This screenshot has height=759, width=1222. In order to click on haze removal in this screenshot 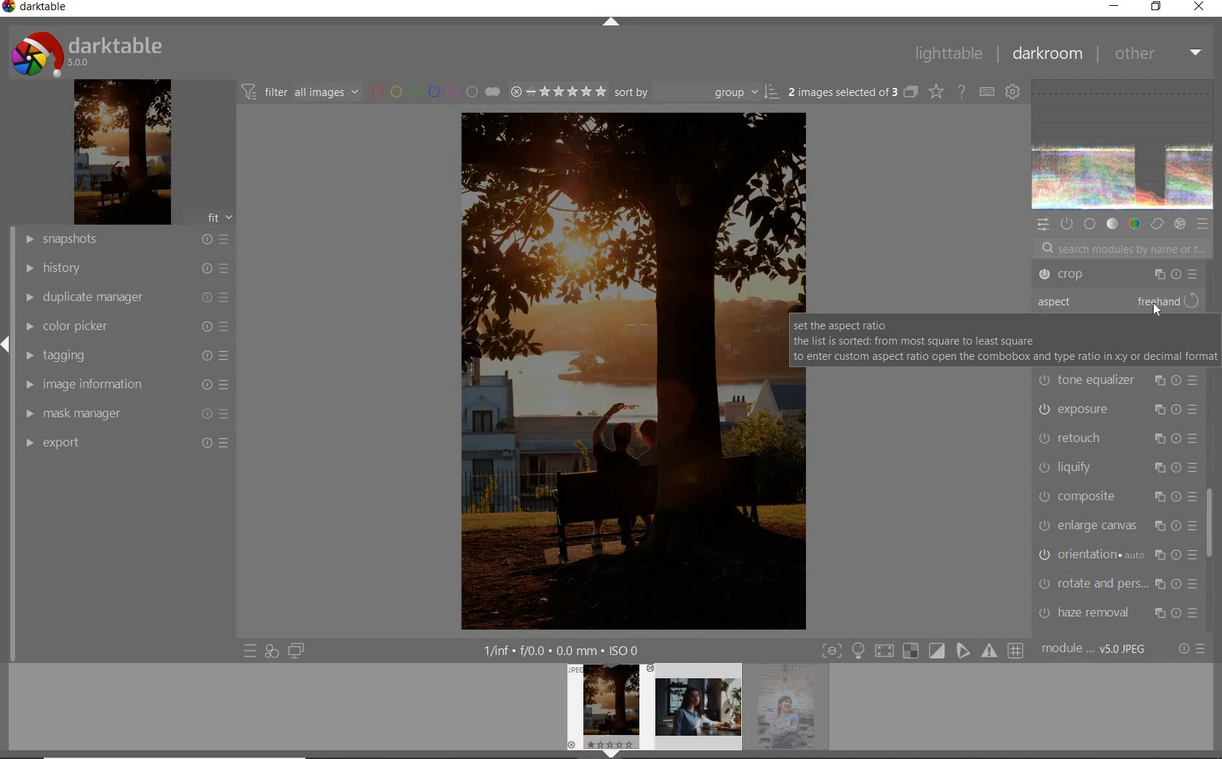, I will do `click(1119, 614)`.